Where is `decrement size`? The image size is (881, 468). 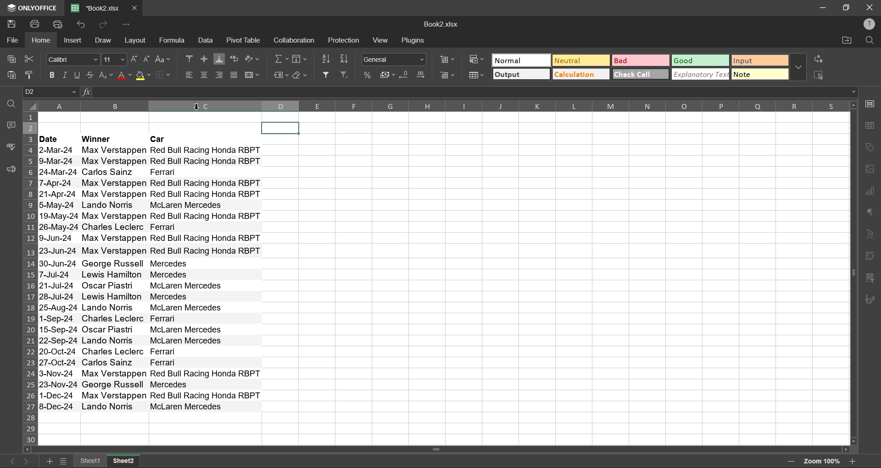 decrement size is located at coordinates (148, 58).